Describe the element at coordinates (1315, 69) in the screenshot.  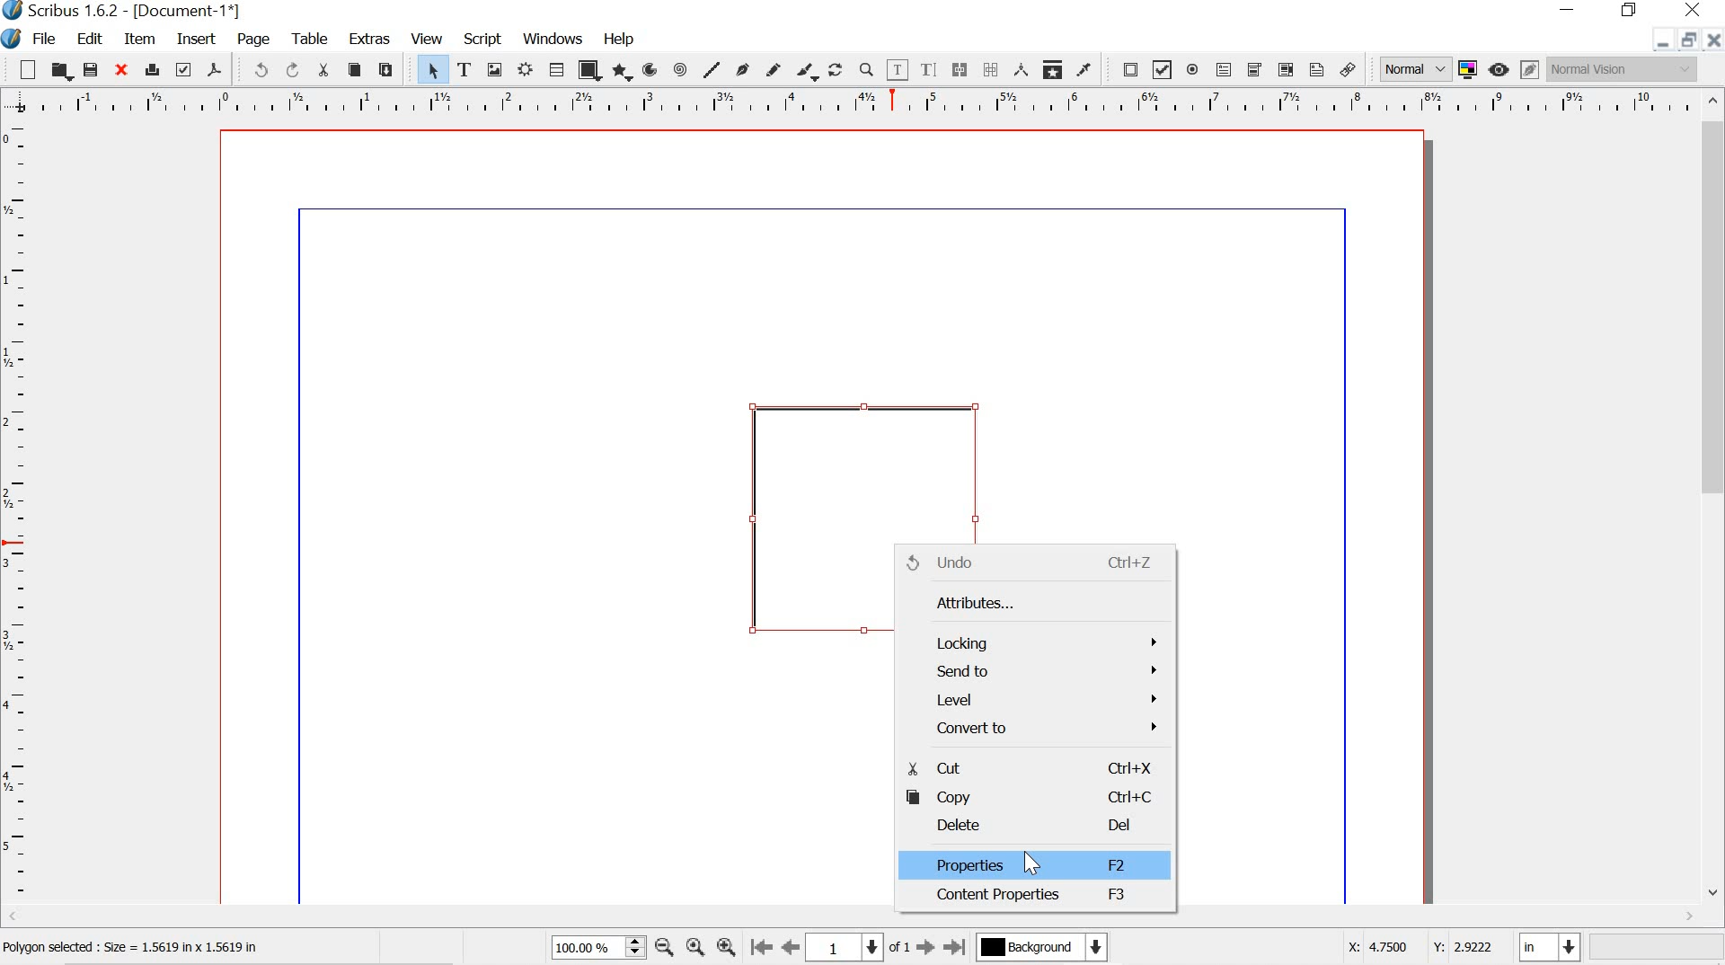
I see `text annotation` at that location.